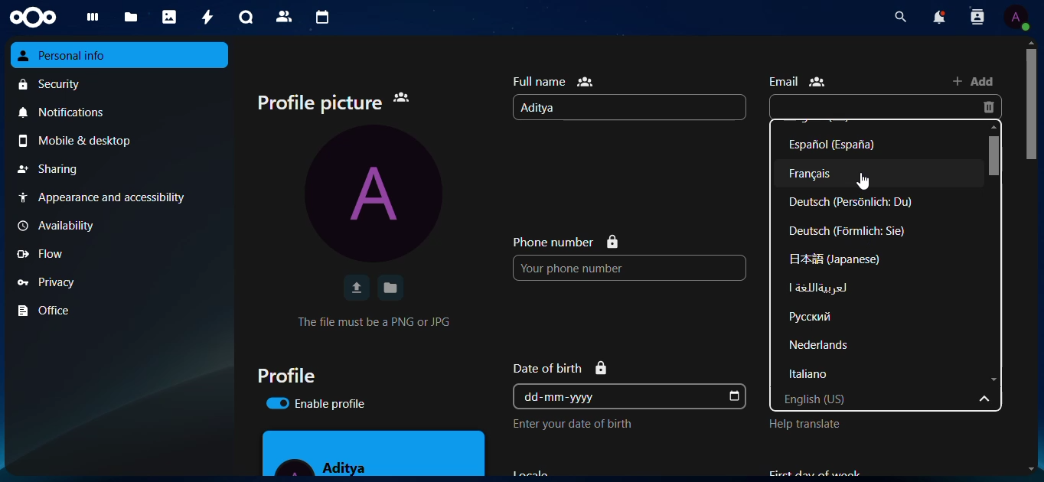 This screenshot has width=1044, height=482. Describe the element at coordinates (992, 108) in the screenshot. I see `delete` at that location.